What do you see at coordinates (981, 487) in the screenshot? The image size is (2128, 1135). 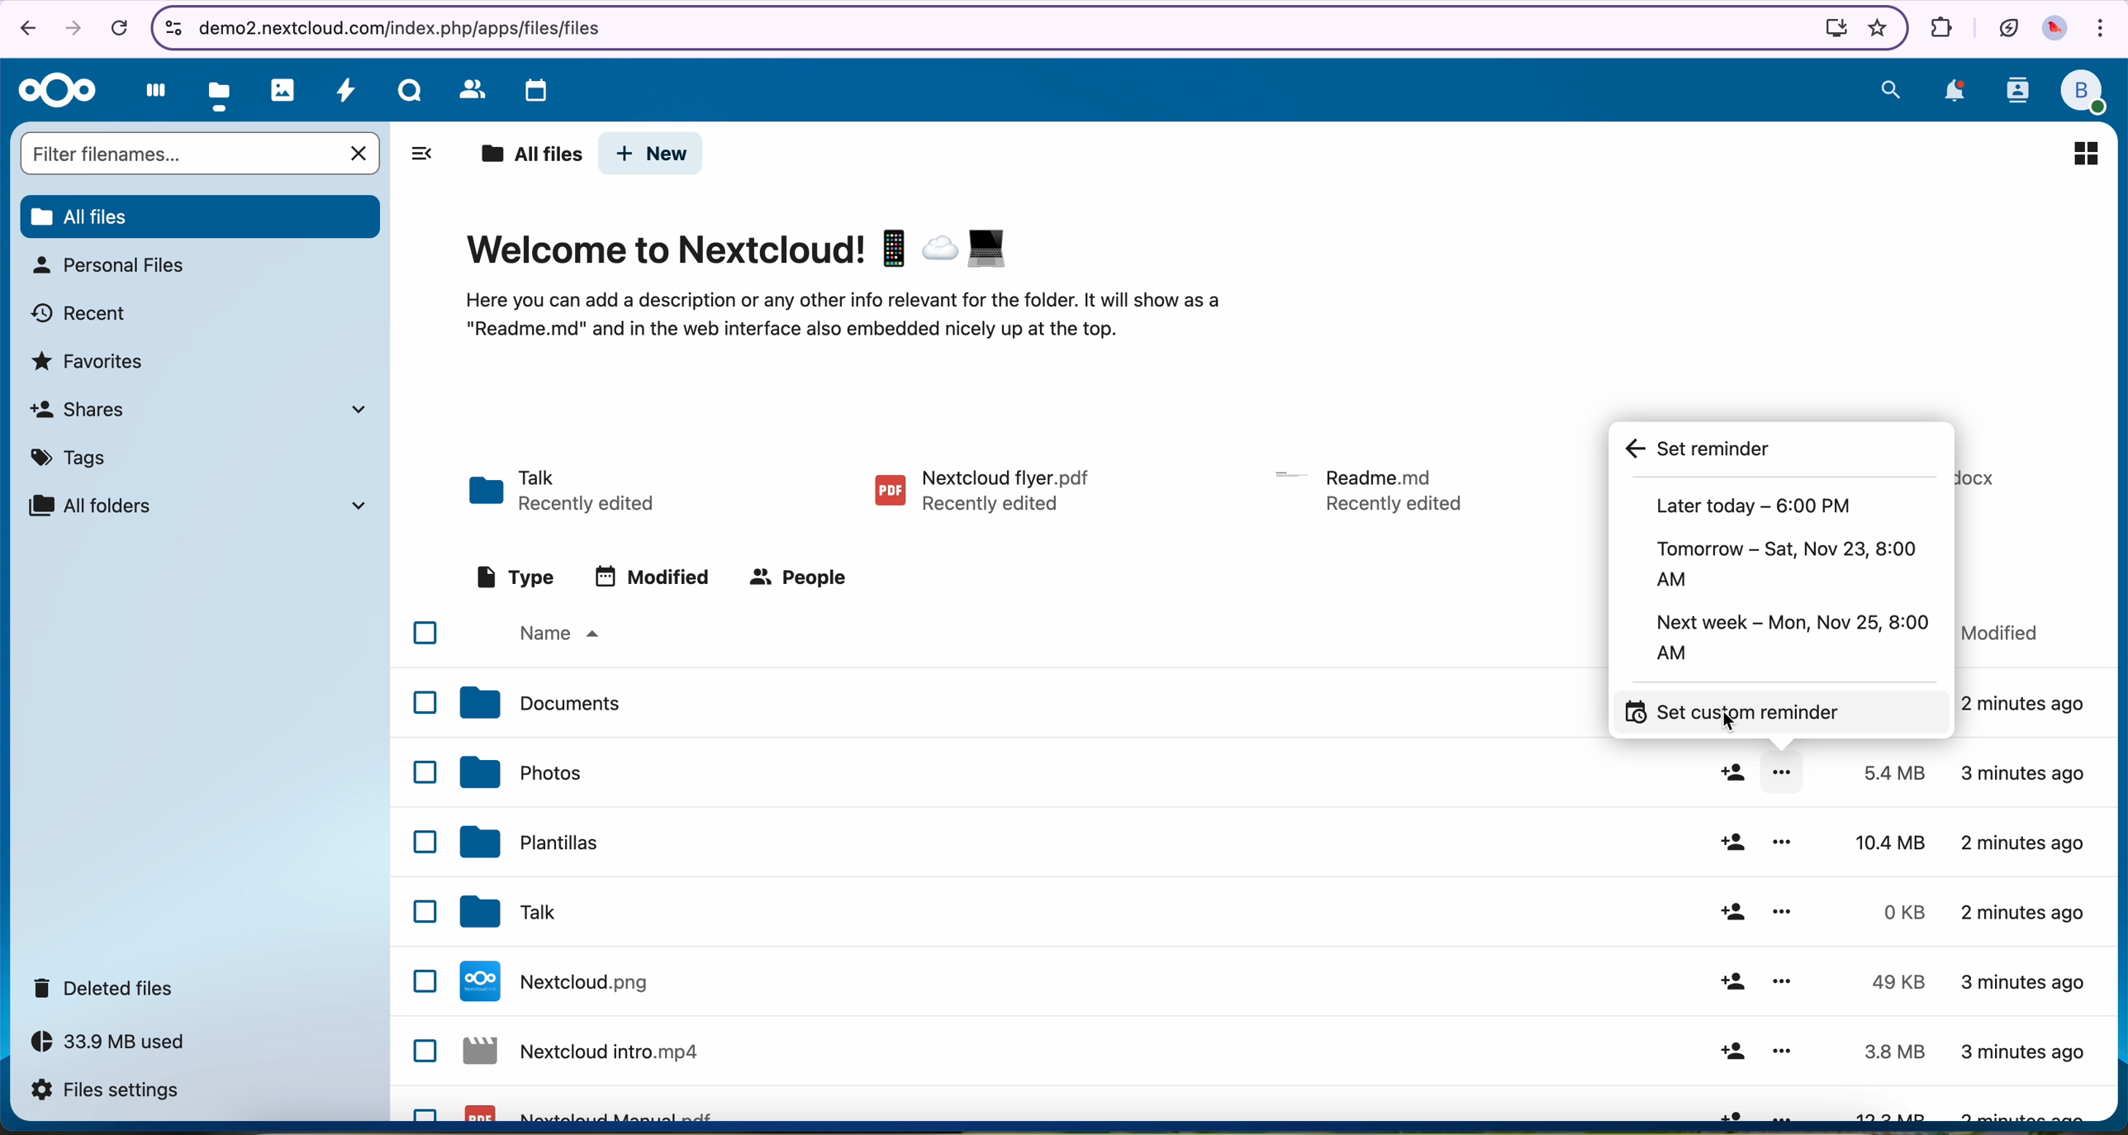 I see `pdf file` at bounding box center [981, 487].